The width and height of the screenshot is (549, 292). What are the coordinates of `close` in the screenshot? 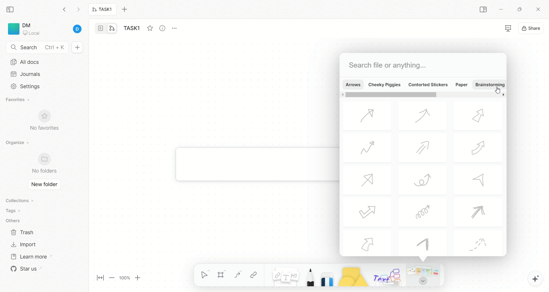 It's located at (539, 10).